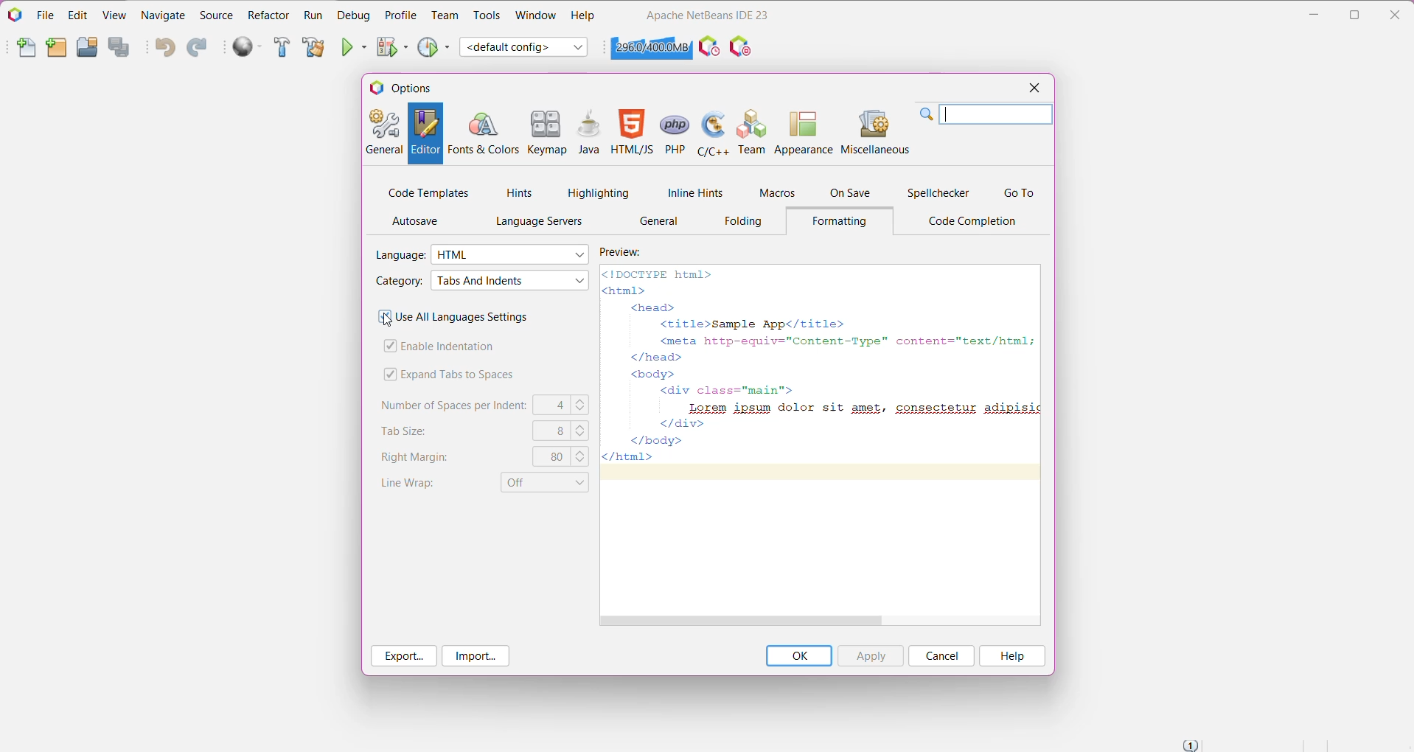 This screenshot has height=752, width=1414. What do you see at coordinates (405, 656) in the screenshot?
I see `Export` at bounding box center [405, 656].